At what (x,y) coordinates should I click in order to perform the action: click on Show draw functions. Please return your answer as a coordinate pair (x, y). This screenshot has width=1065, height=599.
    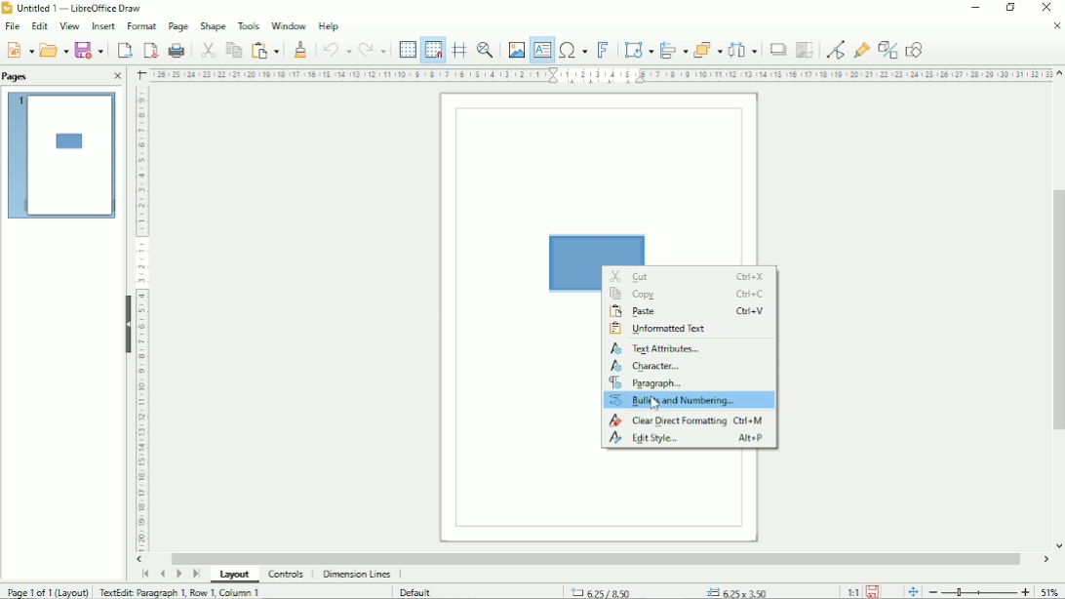
    Looking at the image, I should click on (916, 49).